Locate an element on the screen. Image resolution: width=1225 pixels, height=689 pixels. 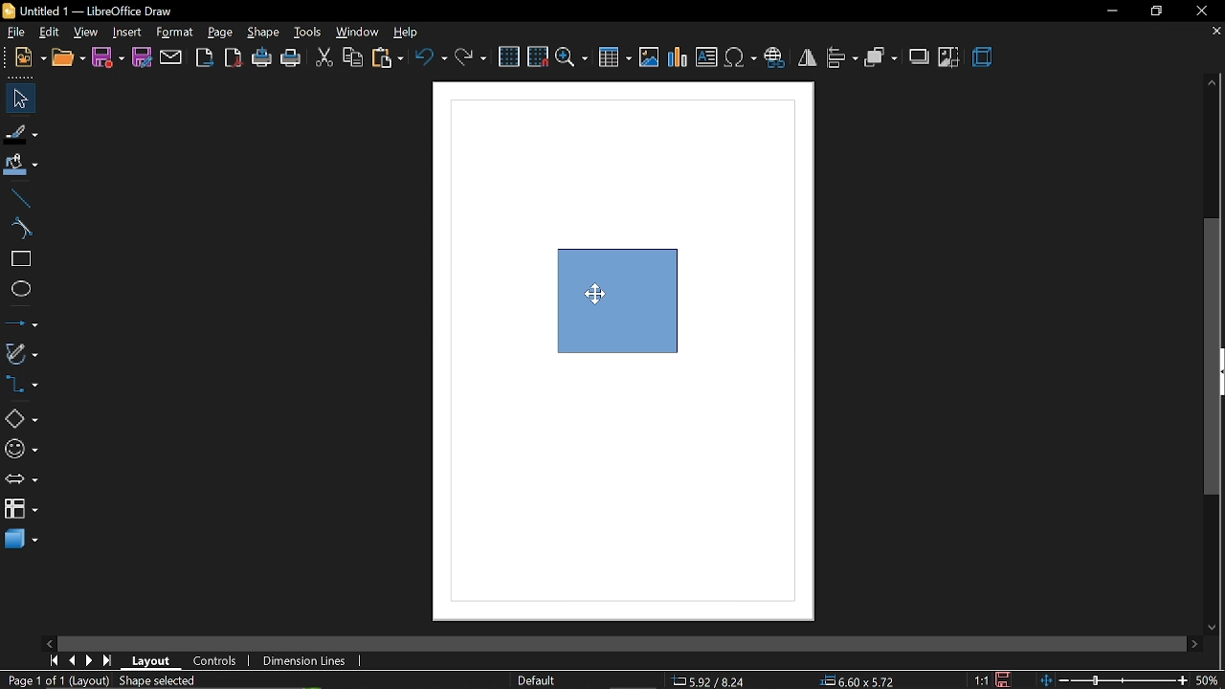
view is located at coordinates (86, 33).